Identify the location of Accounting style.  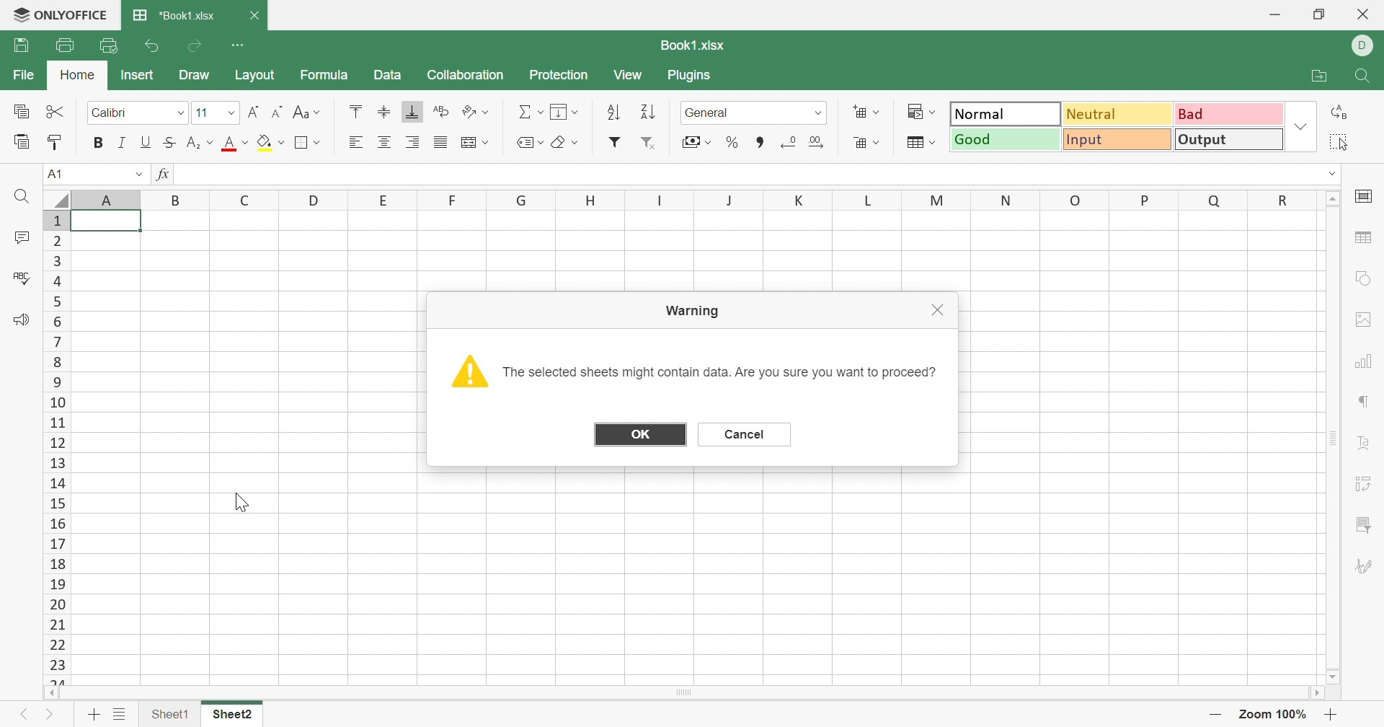
(688, 142).